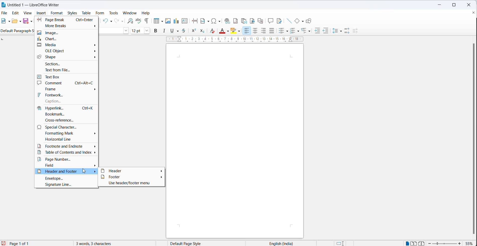  I want to click on decrease paragraph spacing, so click(356, 30).